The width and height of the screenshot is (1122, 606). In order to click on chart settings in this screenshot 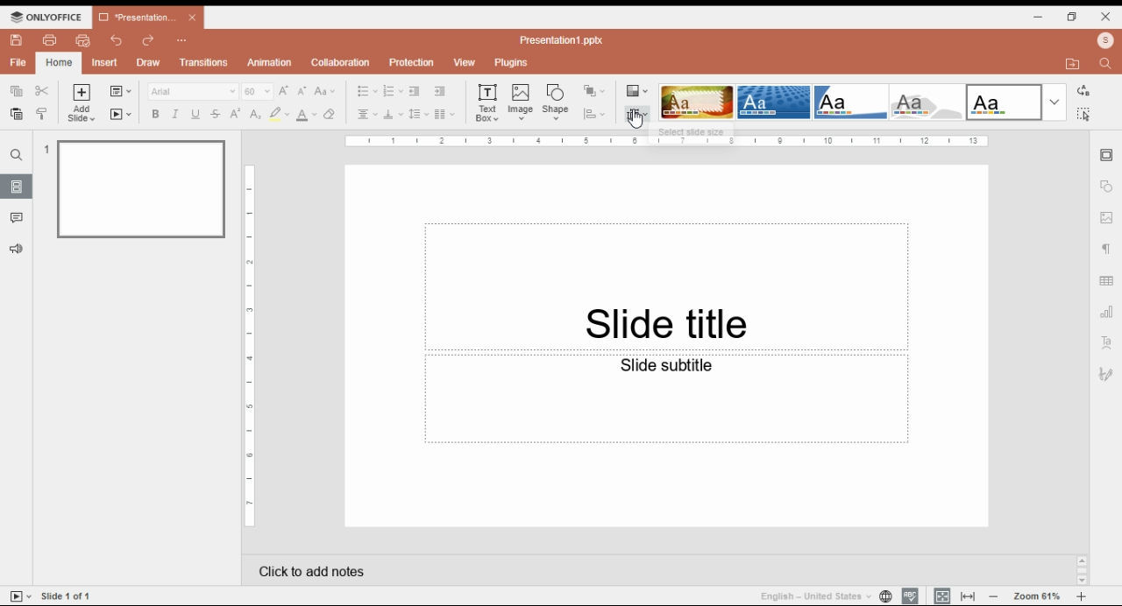, I will do `click(1108, 312)`.